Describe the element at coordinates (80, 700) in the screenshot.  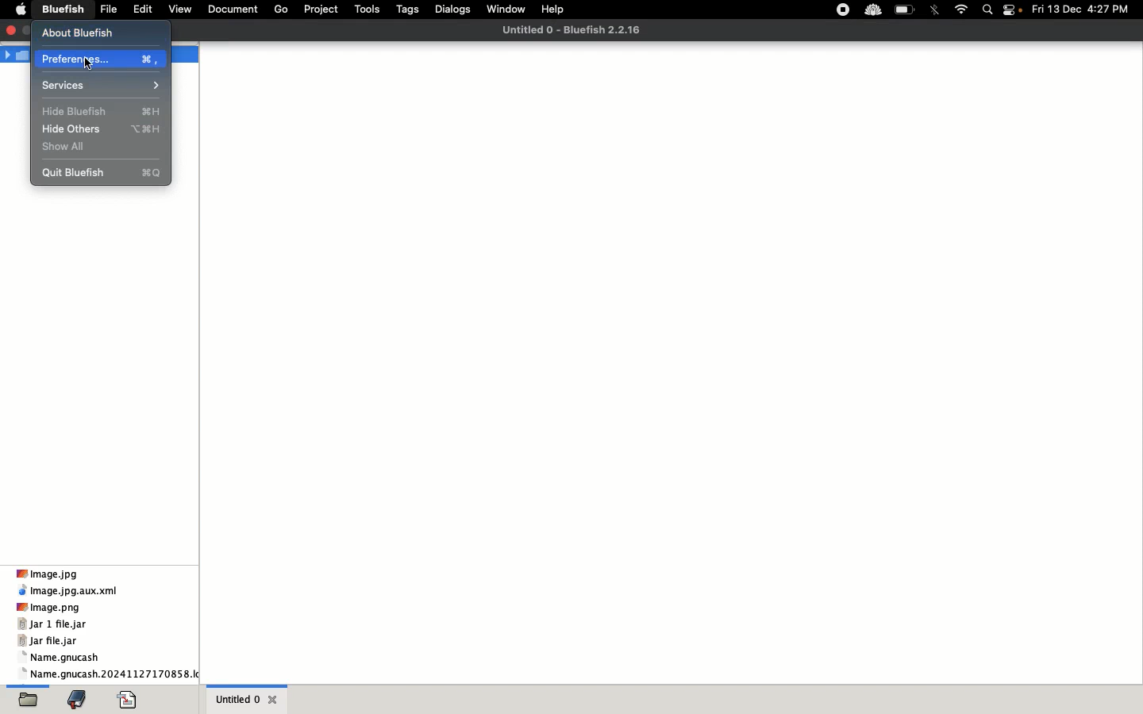
I see `Bookmark ` at that location.